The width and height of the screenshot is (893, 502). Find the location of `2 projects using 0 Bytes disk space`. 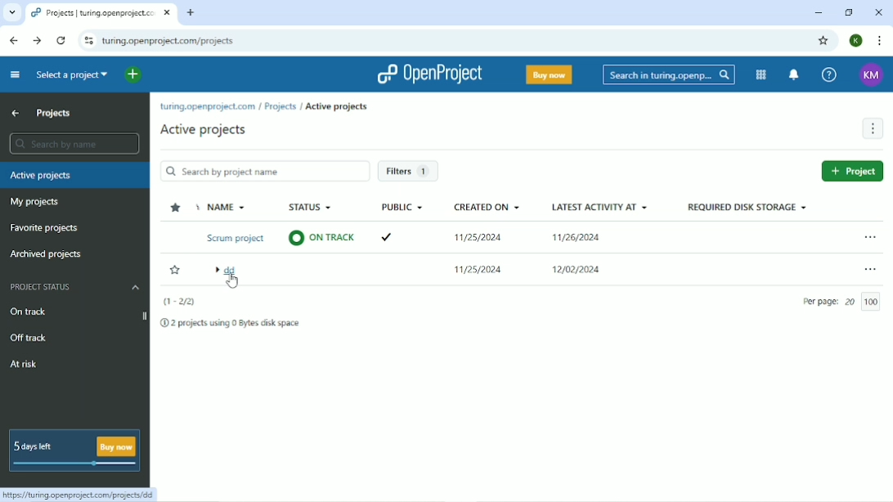

2 projects using 0 Bytes disk space is located at coordinates (229, 324).